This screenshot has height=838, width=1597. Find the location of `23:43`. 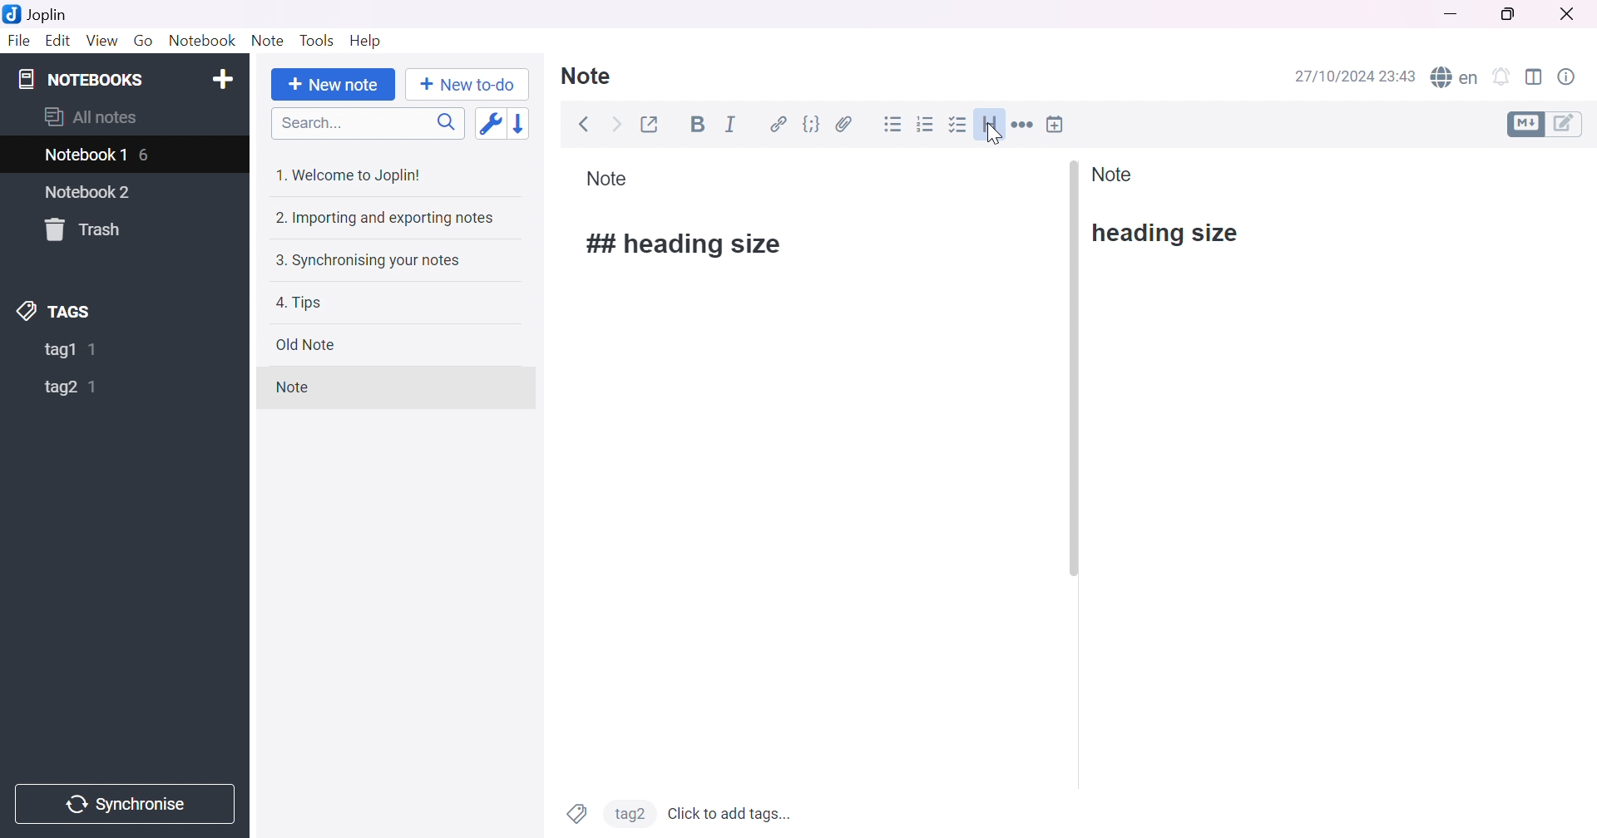

23:43 is located at coordinates (1398, 76).